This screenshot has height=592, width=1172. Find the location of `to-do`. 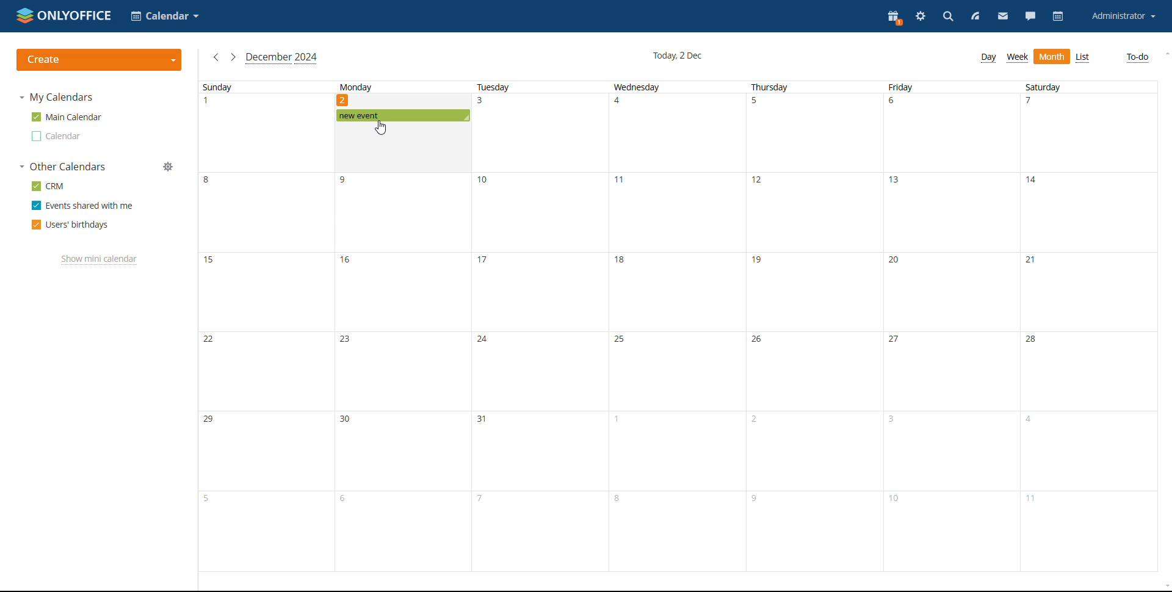

to-do is located at coordinates (1137, 57).